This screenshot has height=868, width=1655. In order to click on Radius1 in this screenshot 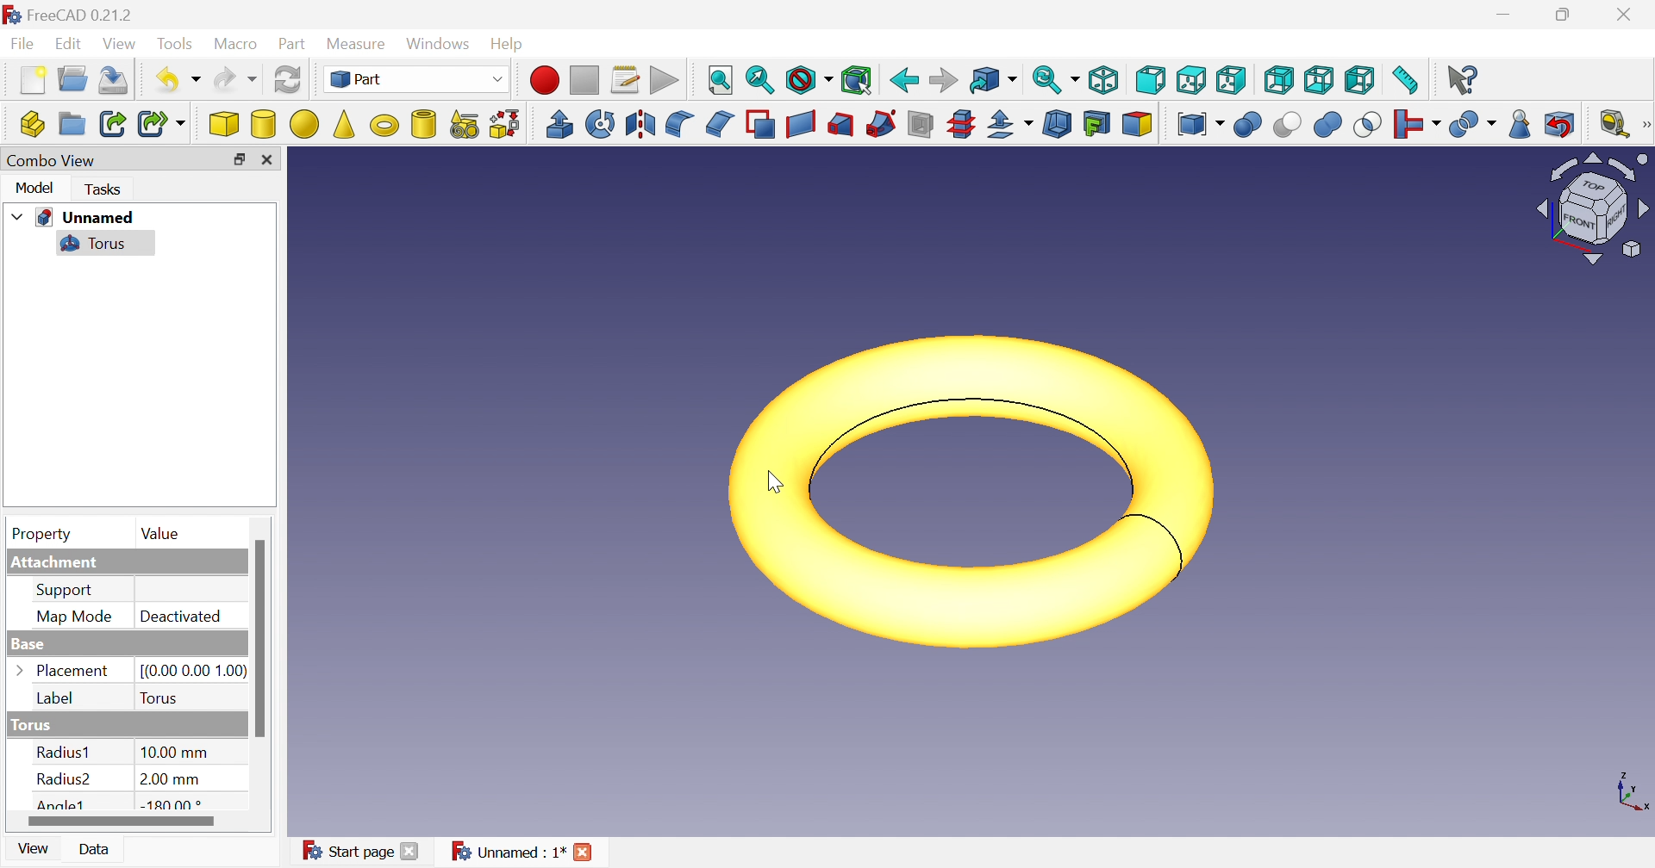, I will do `click(66, 753)`.